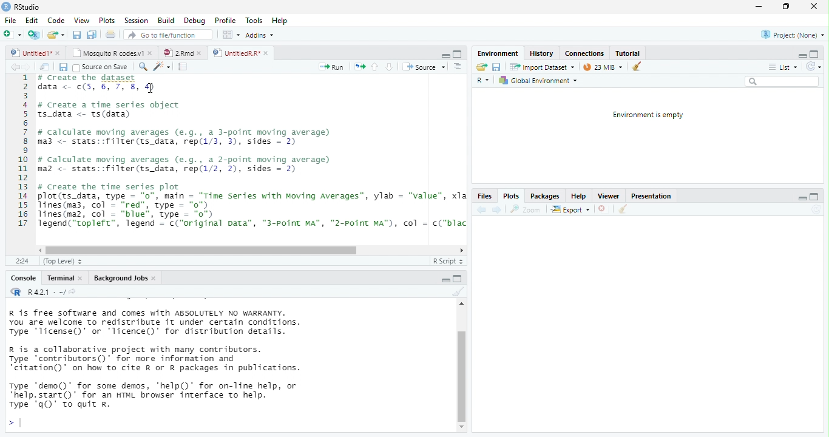  What do you see at coordinates (111, 34) in the screenshot?
I see `print current file` at bounding box center [111, 34].